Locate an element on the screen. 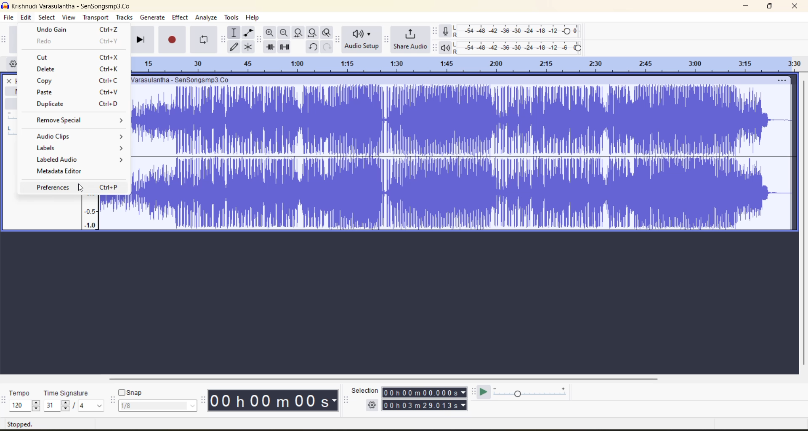  help is located at coordinates (254, 17).